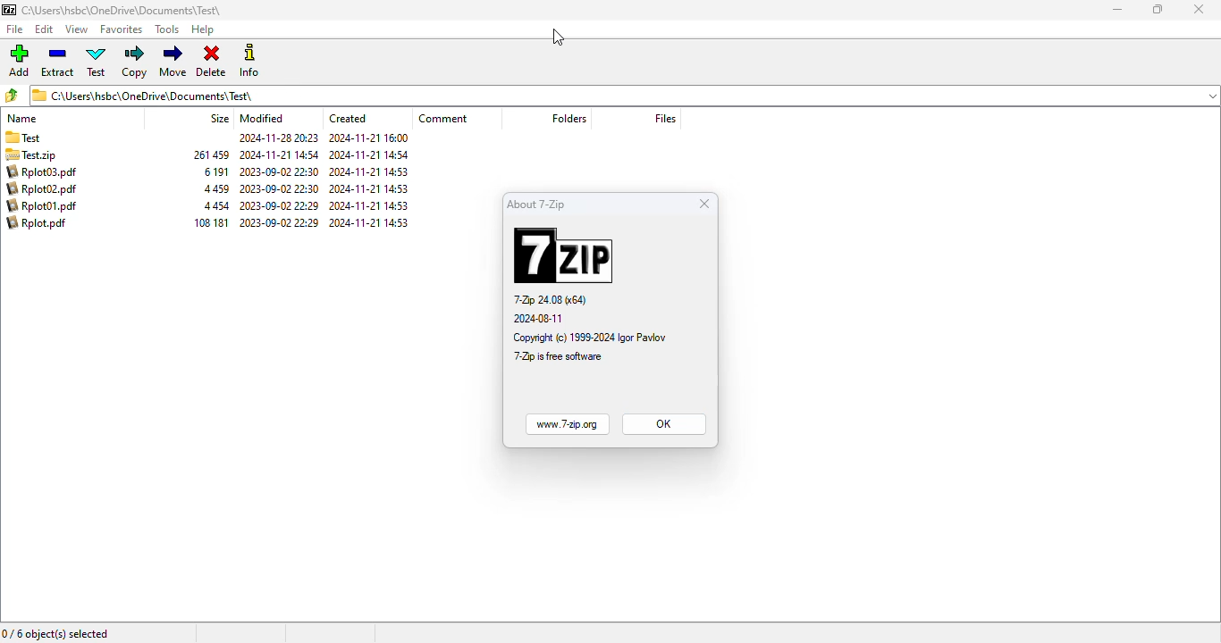 This screenshot has width=1221, height=643. Describe the element at coordinates (558, 356) in the screenshot. I see `7-Zip is free software` at that location.